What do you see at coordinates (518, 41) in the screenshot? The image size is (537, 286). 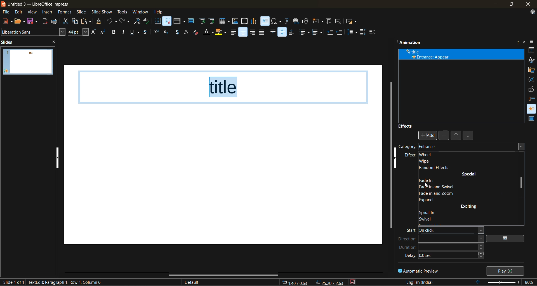 I see `help about this sidebar deck` at bounding box center [518, 41].